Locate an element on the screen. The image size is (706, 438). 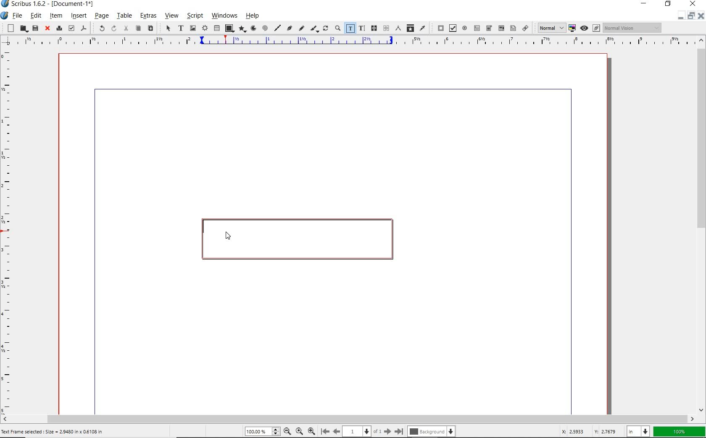
spiral is located at coordinates (265, 29).